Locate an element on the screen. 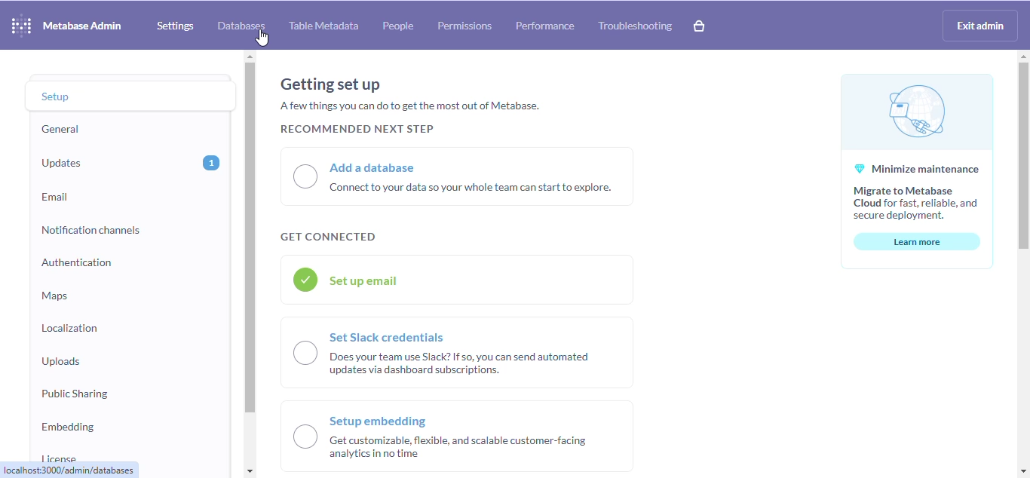  email is located at coordinates (57, 197).